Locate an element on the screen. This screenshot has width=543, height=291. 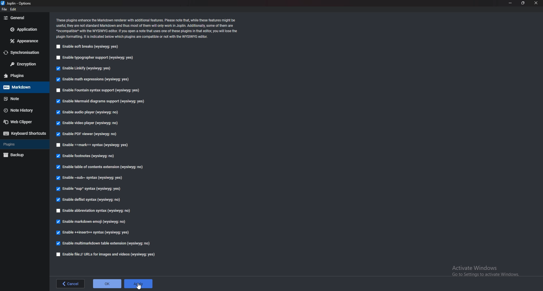
Enable mermaid diagrams is located at coordinates (101, 102).